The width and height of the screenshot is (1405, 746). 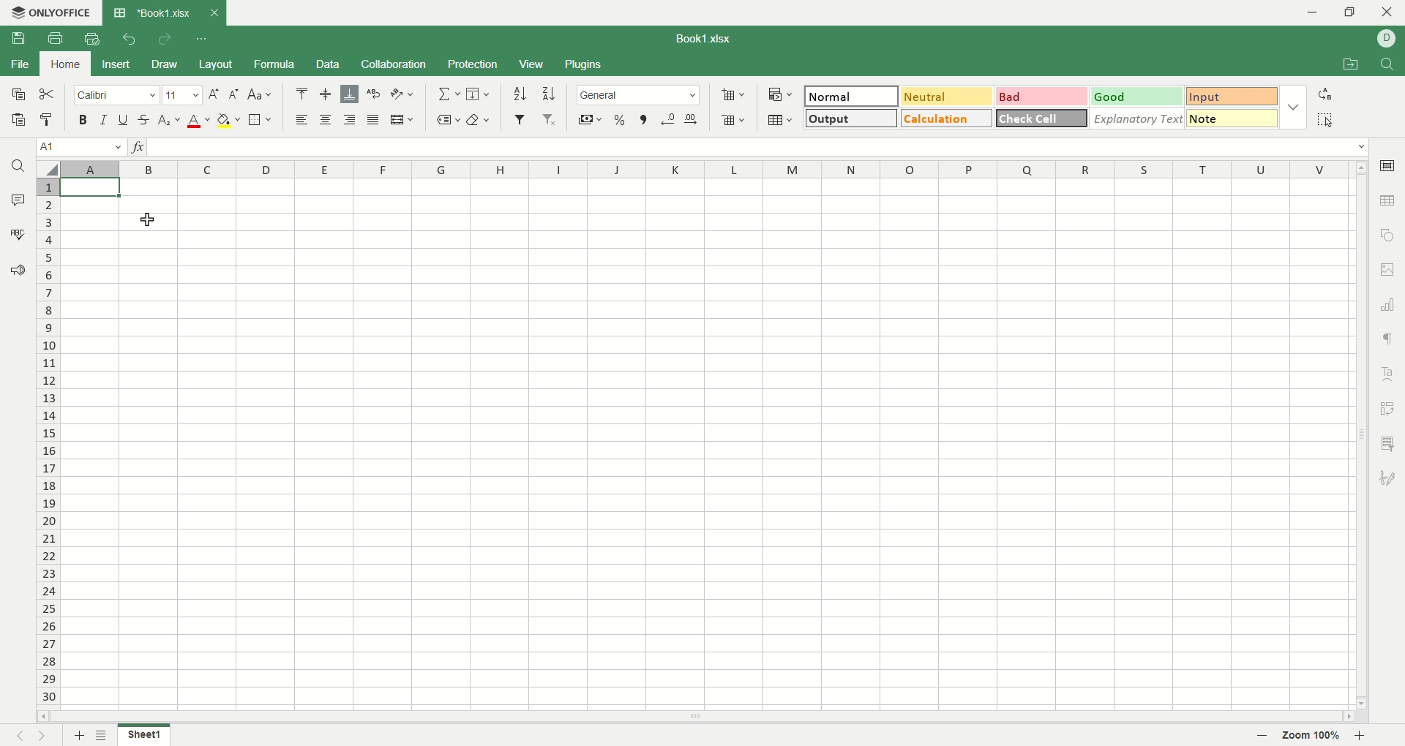 What do you see at coordinates (18, 38) in the screenshot?
I see `save` at bounding box center [18, 38].